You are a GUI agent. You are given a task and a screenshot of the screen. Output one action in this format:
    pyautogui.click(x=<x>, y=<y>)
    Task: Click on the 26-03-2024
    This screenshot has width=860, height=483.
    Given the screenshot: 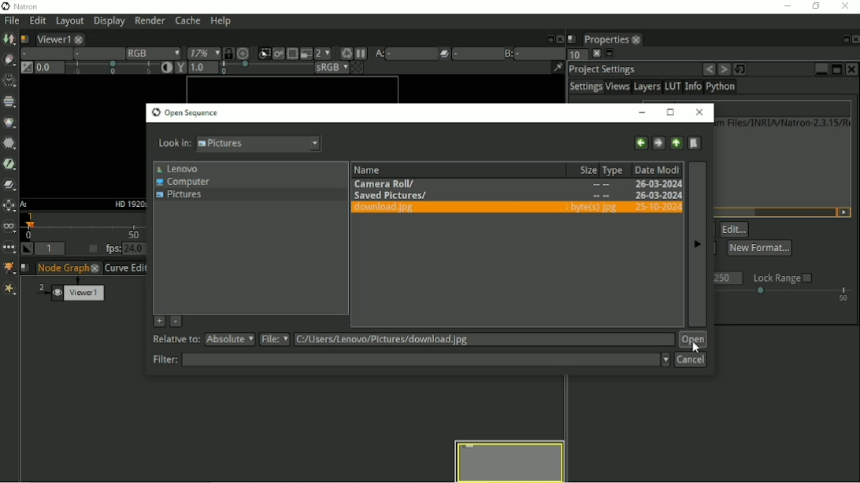 What is the action you would take?
    pyautogui.click(x=657, y=184)
    